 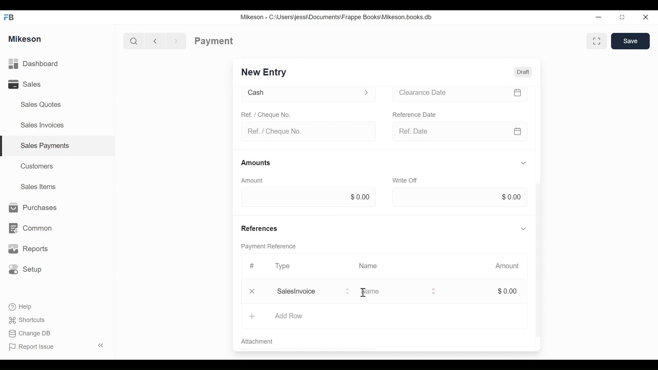 What do you see at coordinates (621, 18) in the screenshot?
I see `Maximize` at bounding box center [621, 18].